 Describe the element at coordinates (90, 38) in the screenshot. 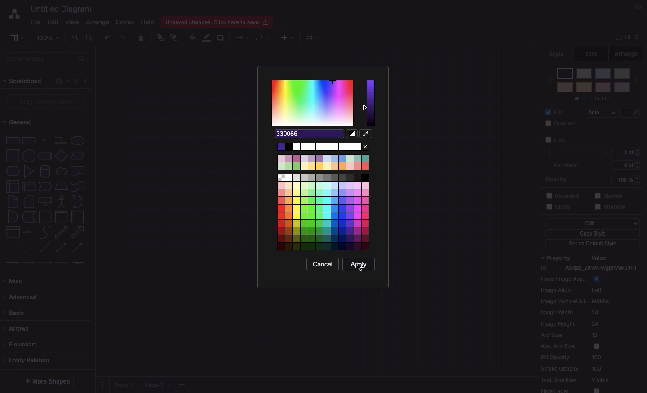

I see `Zoom out` at that location.